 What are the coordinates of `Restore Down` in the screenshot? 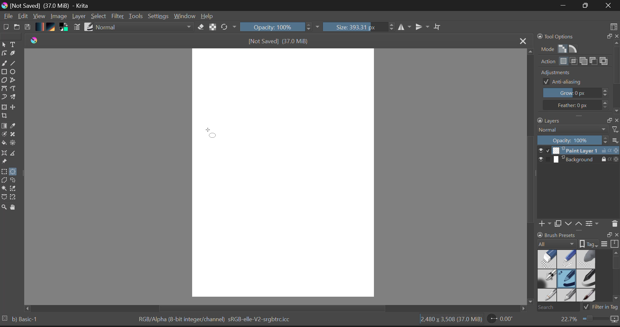 It's located at (562, 6).